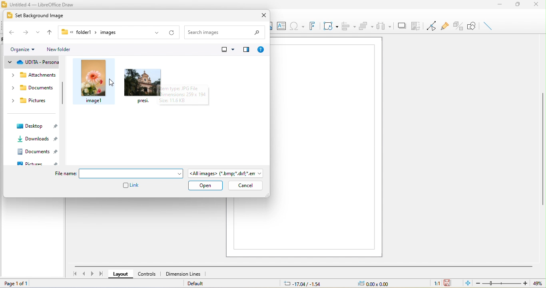 The height and width of the screenshot is (288, 546). I want to click on udita personal, so click(35, 63).